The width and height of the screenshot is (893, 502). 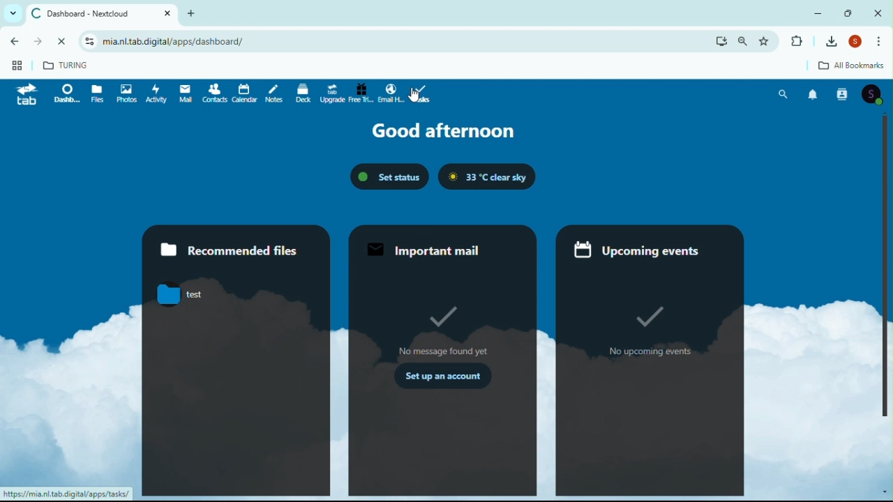 I want to click on Good afternoon, so click(x=440, y=131).